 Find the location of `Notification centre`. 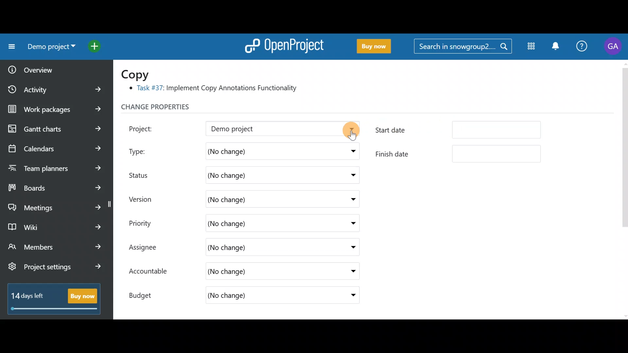

Notification centre is located at coordinates (555, 47).